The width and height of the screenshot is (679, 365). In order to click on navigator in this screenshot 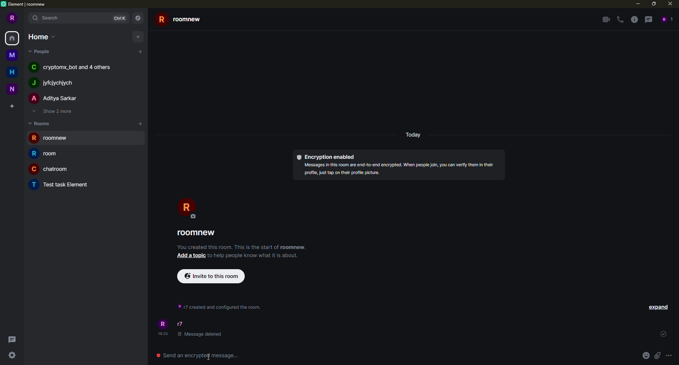, I will do `click(138, 18)`.